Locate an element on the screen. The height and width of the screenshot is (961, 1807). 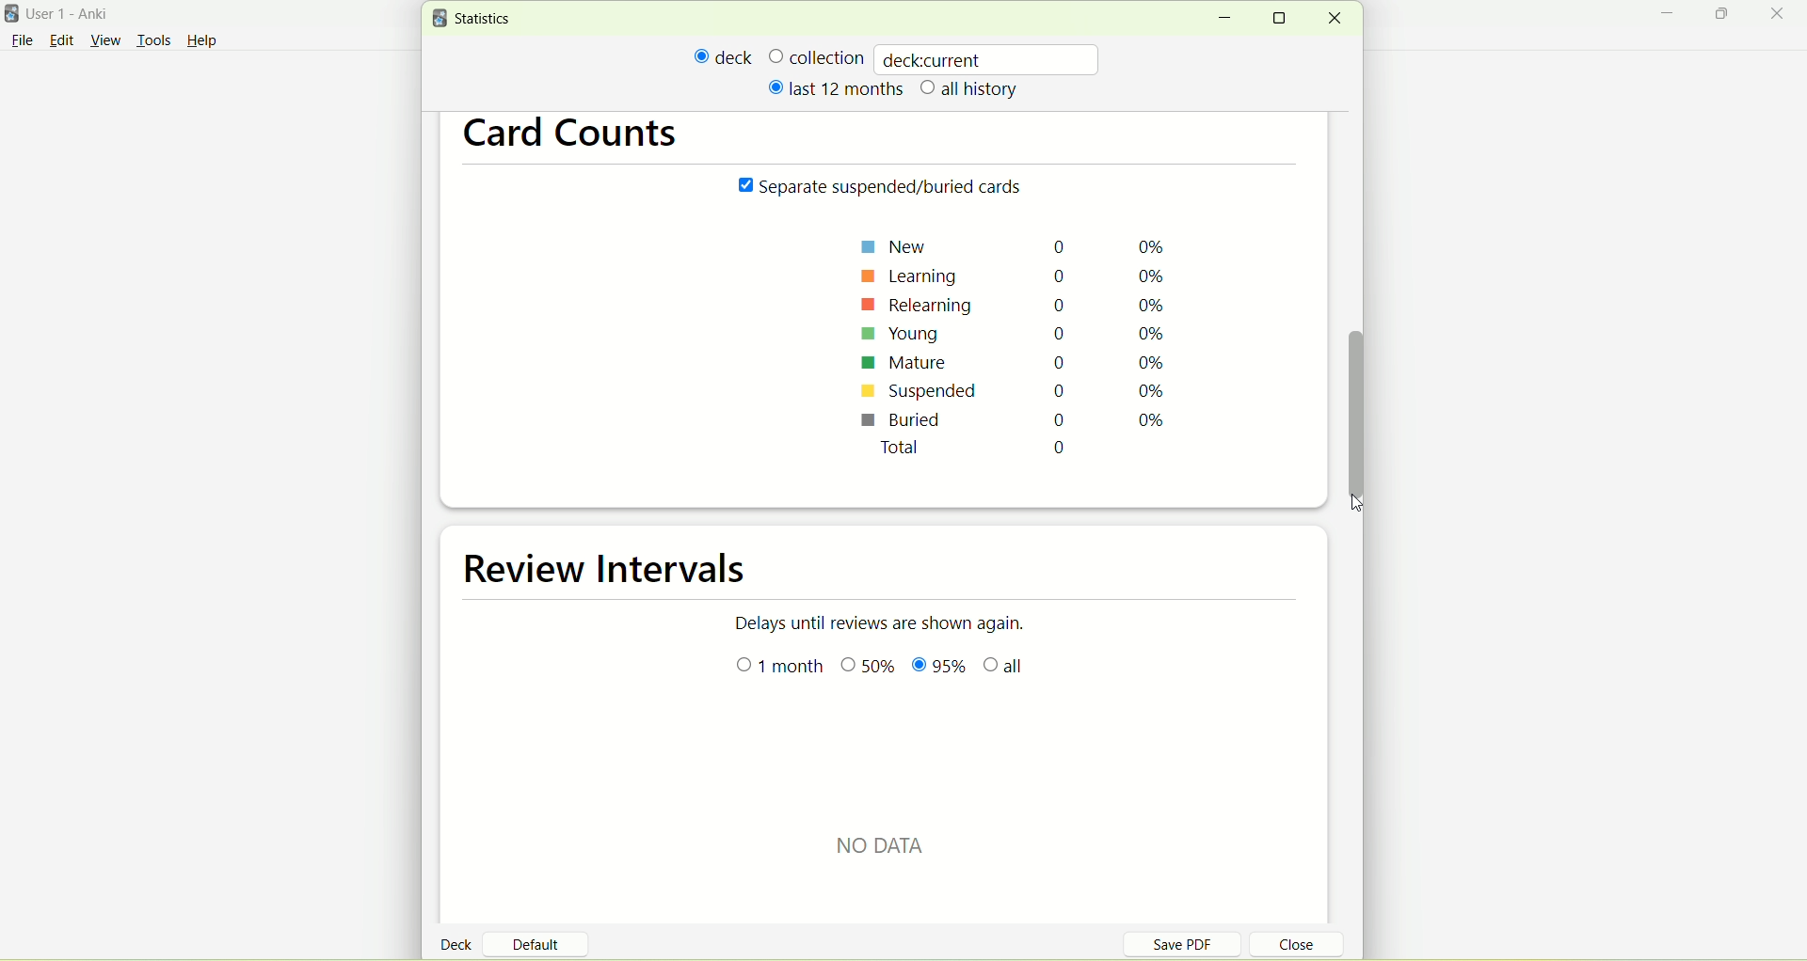
mature 0 0% is located at coordinates (1015, 365).